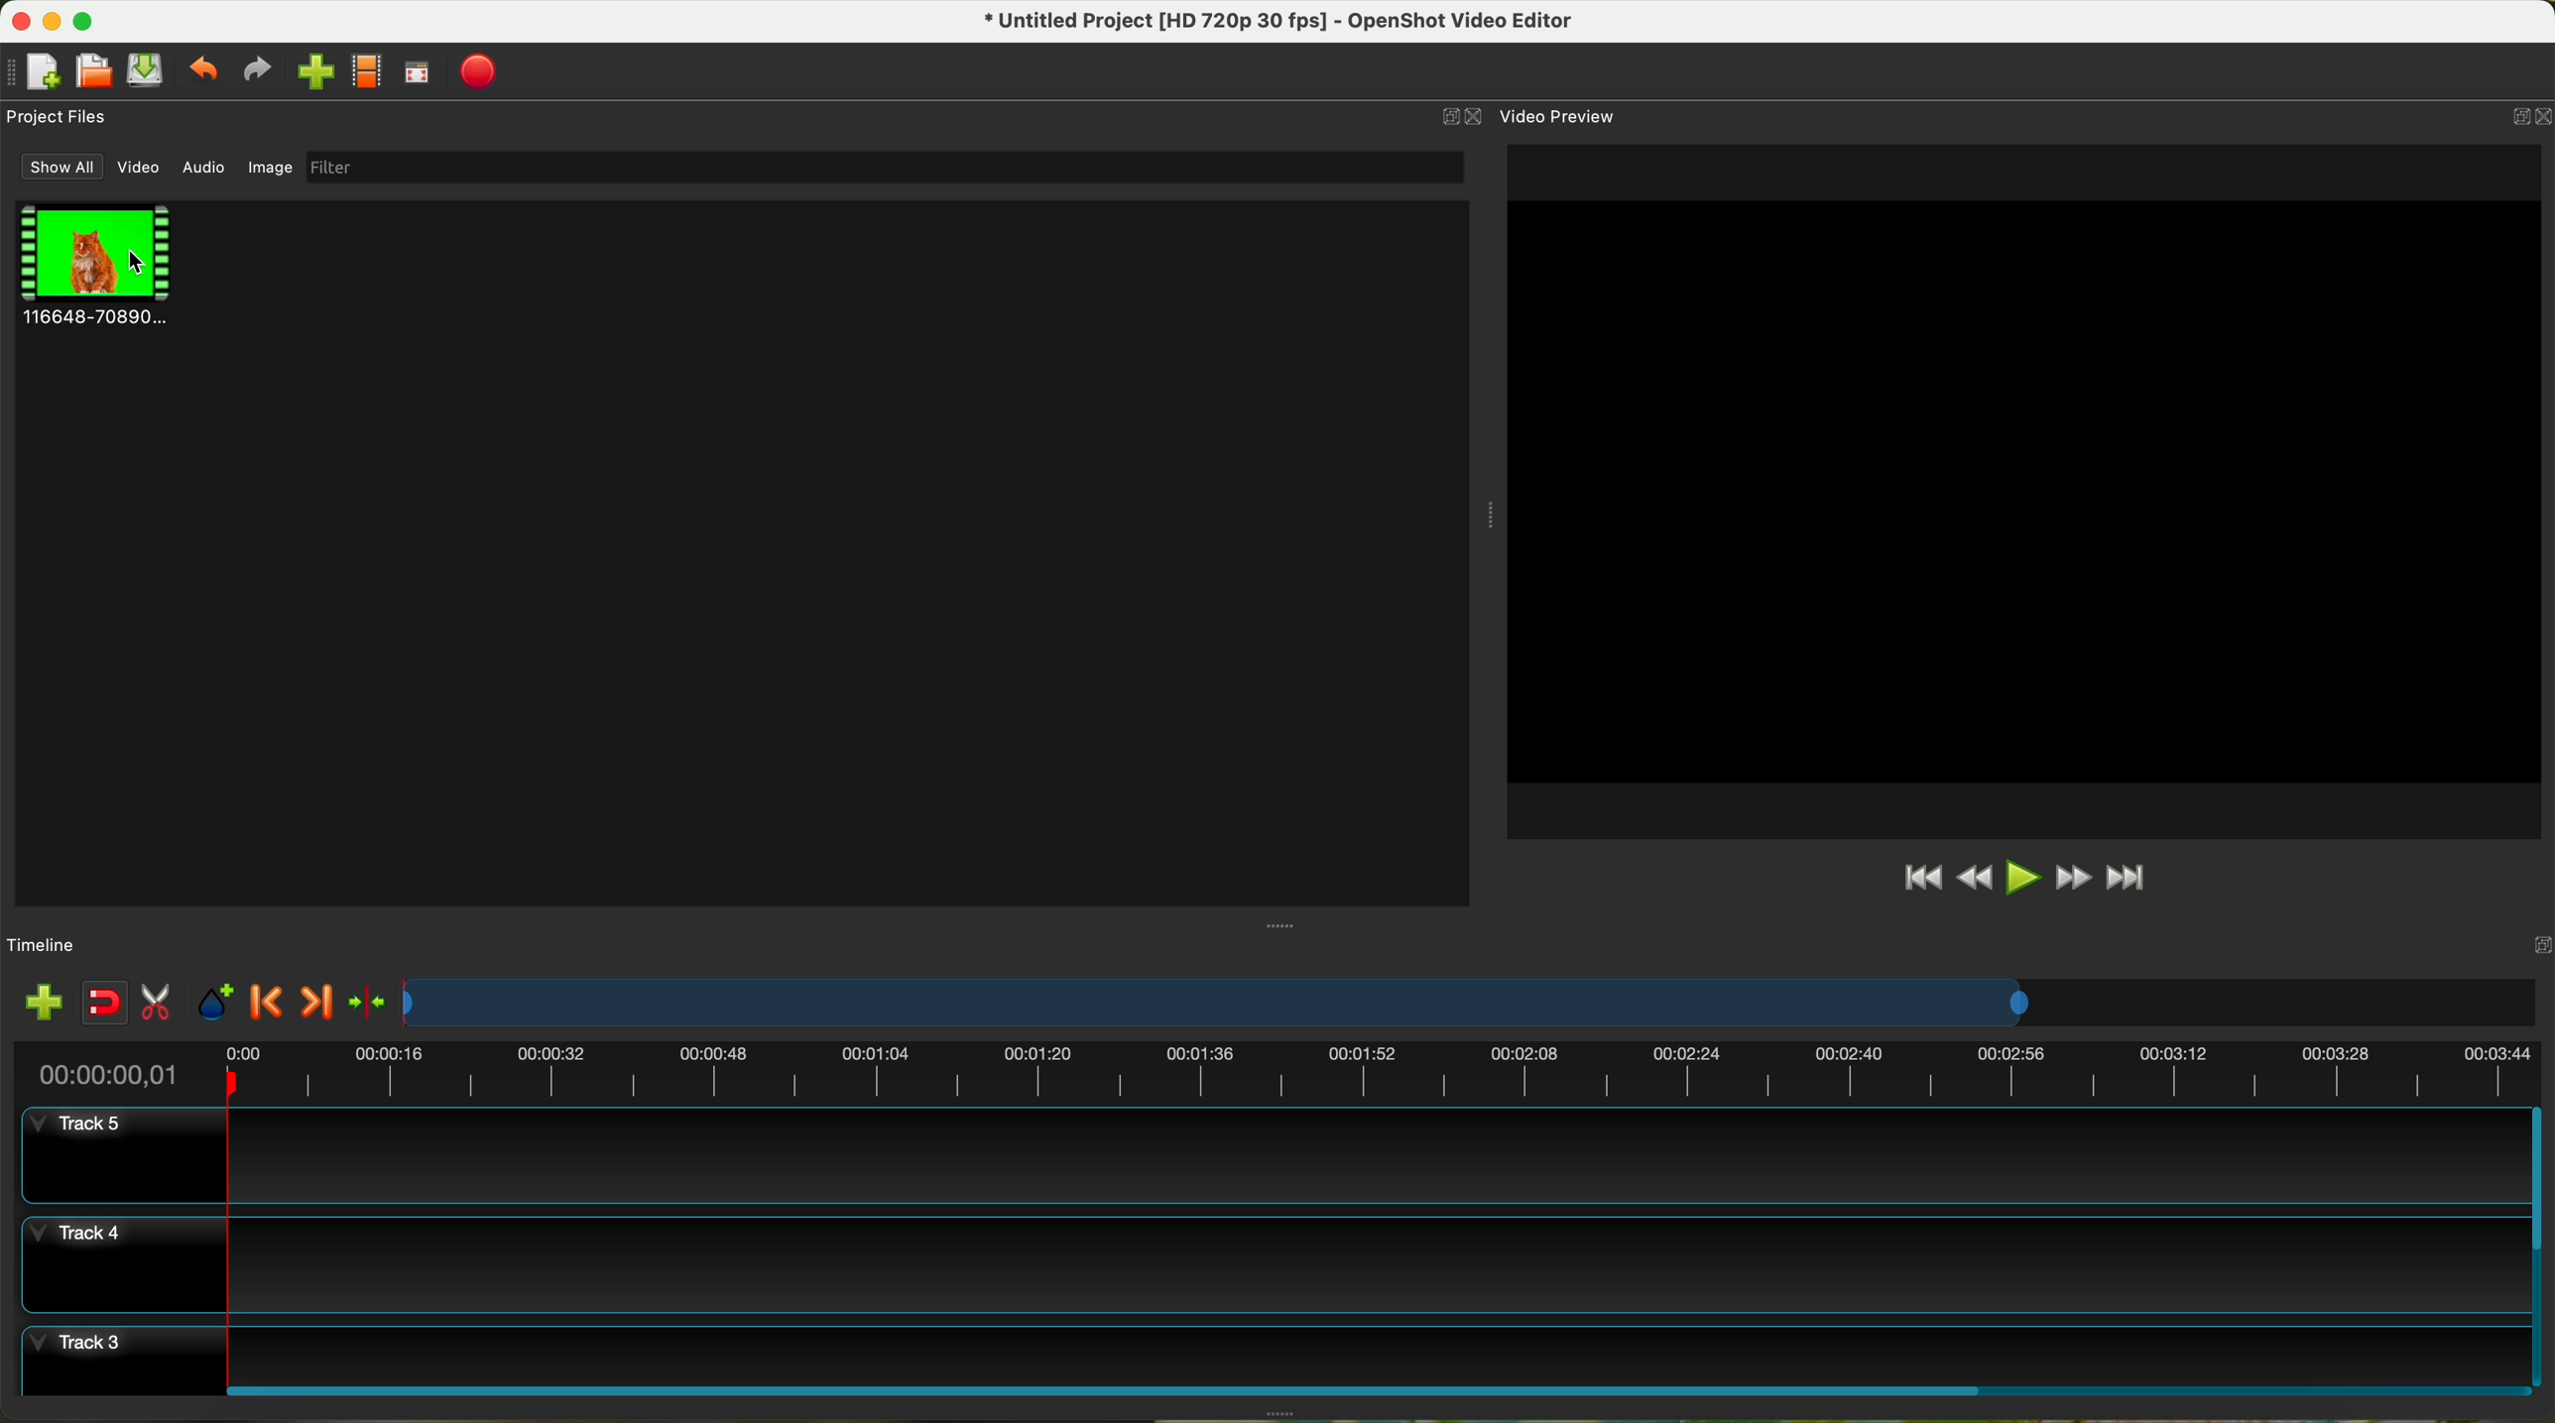 Image resolution: width=2555 pixels, height=1423 pixels. What do you see at coordinates (321, 1005) in the screenshot?
I see `next marker` at bounding box center [321, 1005].